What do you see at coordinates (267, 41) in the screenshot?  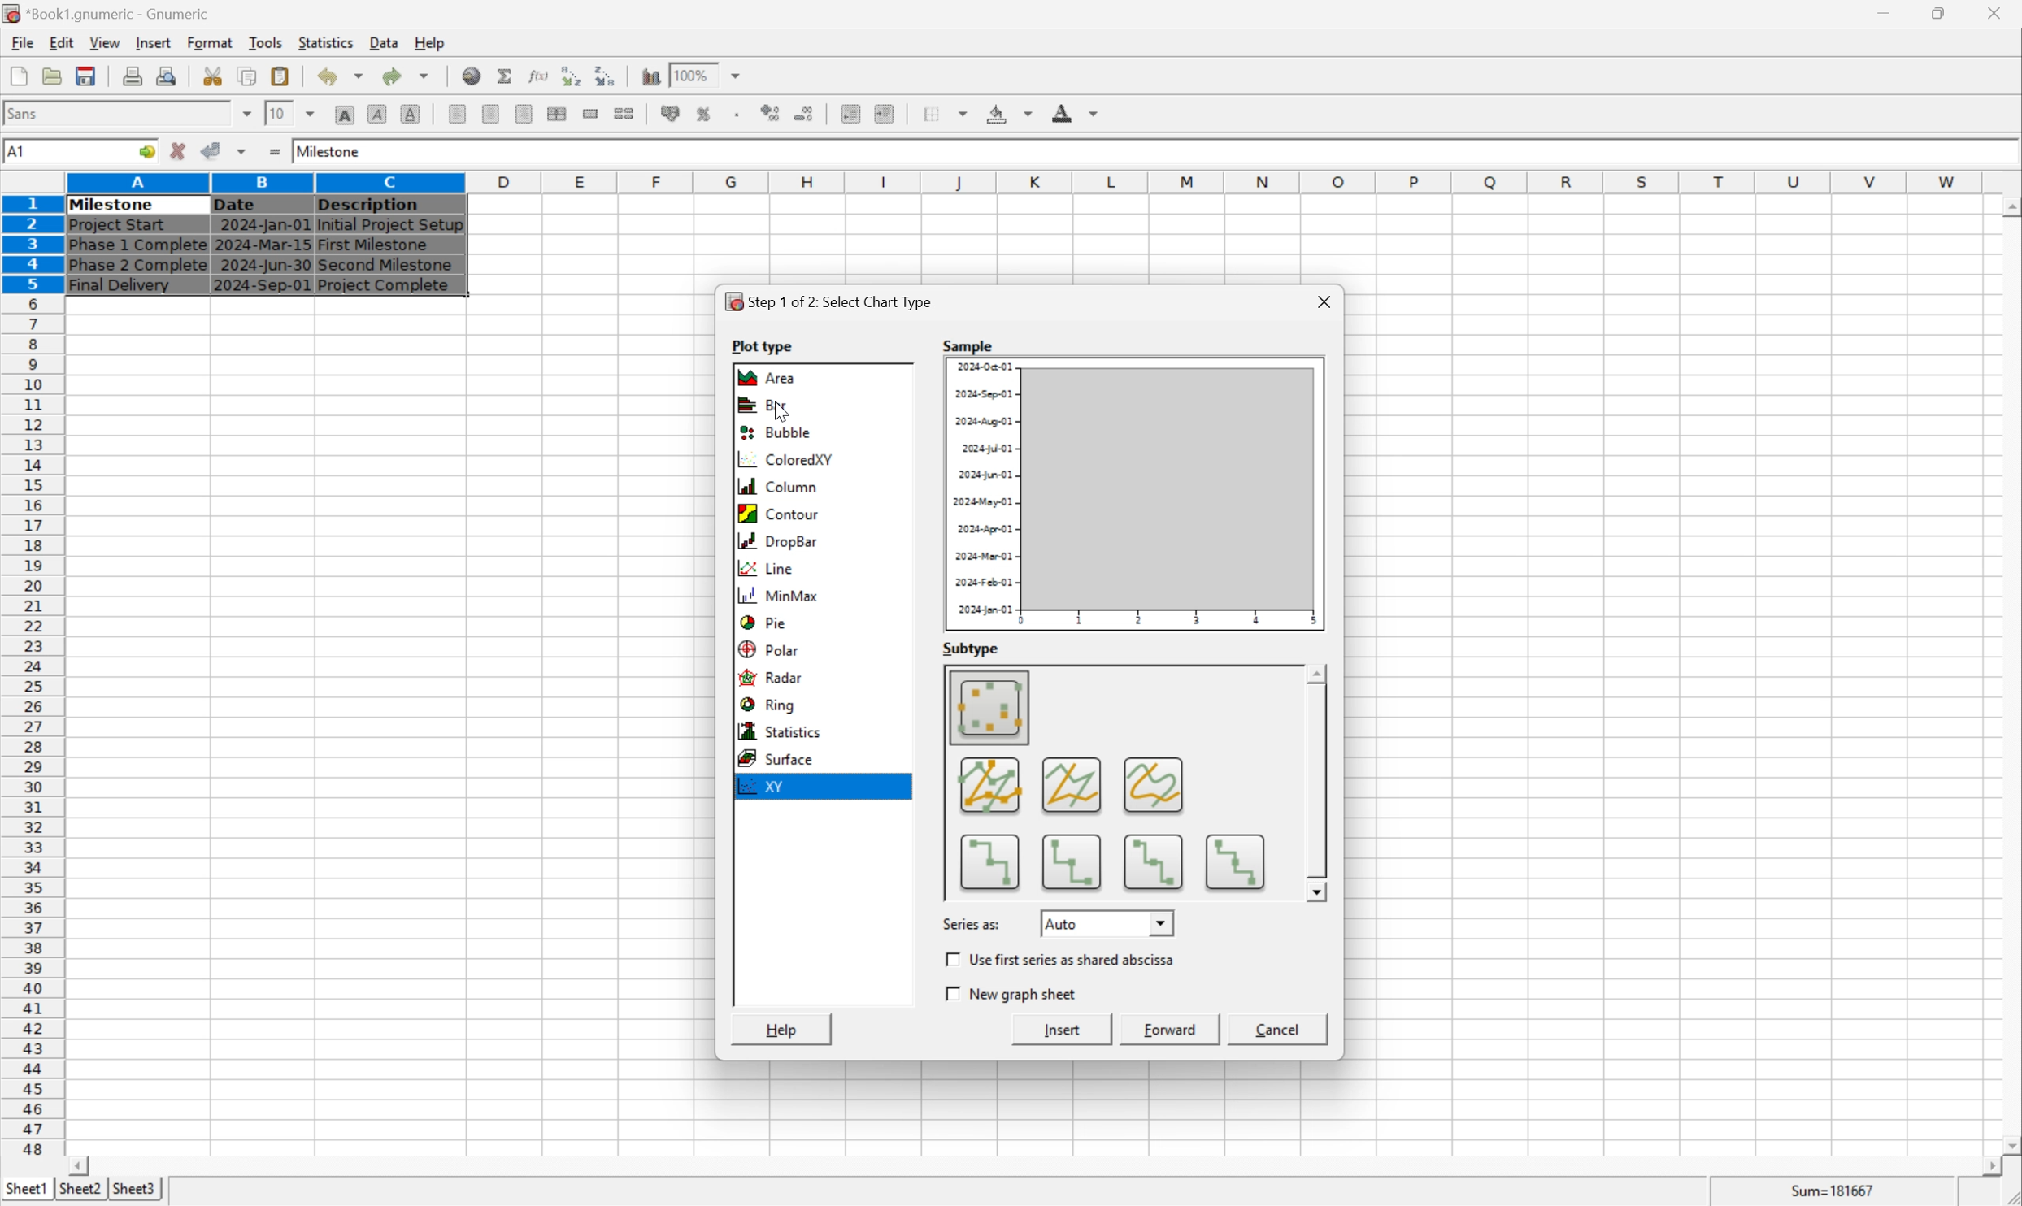 I see `tools` at bounding box center [267, 41].